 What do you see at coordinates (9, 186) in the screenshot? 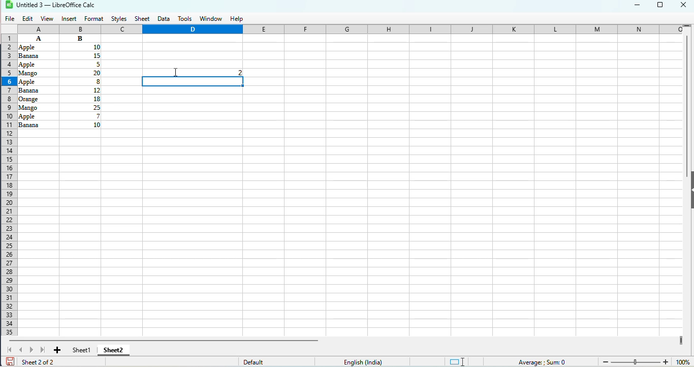
I see `rows` at bounding box center [9, 186].